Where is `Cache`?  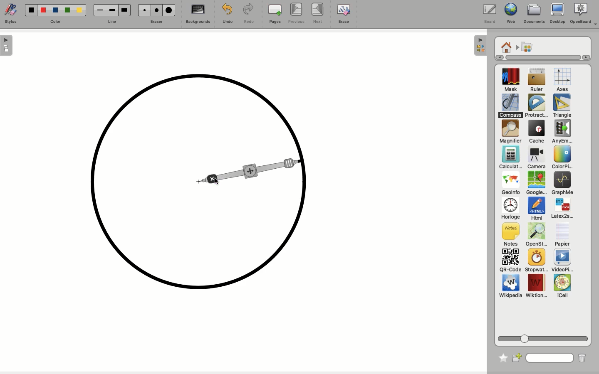 Cache is located at coordinates (535, 133).